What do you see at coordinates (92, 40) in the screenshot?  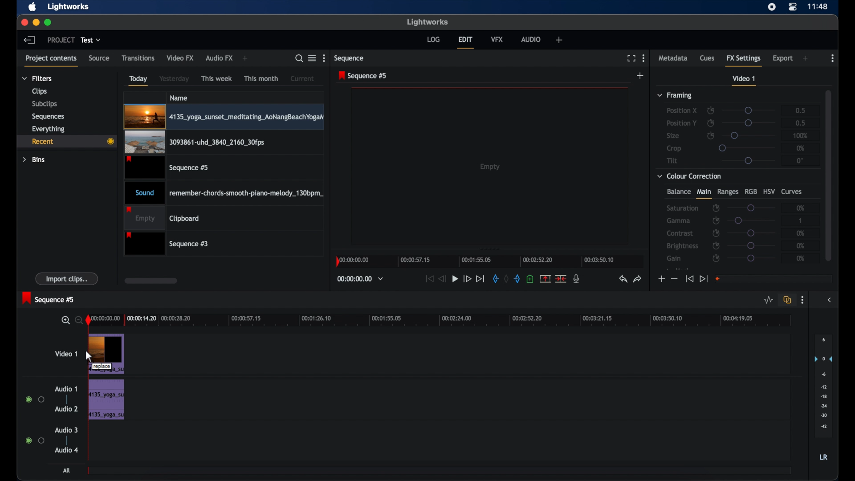 I see `test` at bounding box center [92, 40].